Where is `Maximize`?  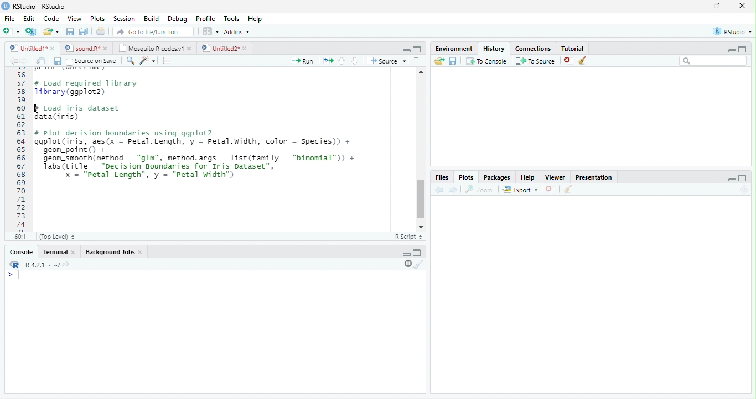
Maximize is located at coordinates (417, 253).